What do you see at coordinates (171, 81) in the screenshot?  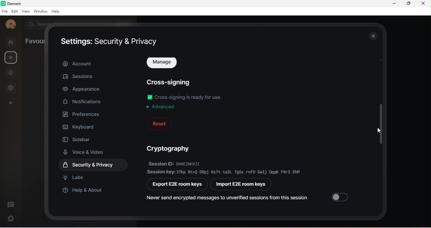 I see `cross-signing` at bounding box center [171, 81].